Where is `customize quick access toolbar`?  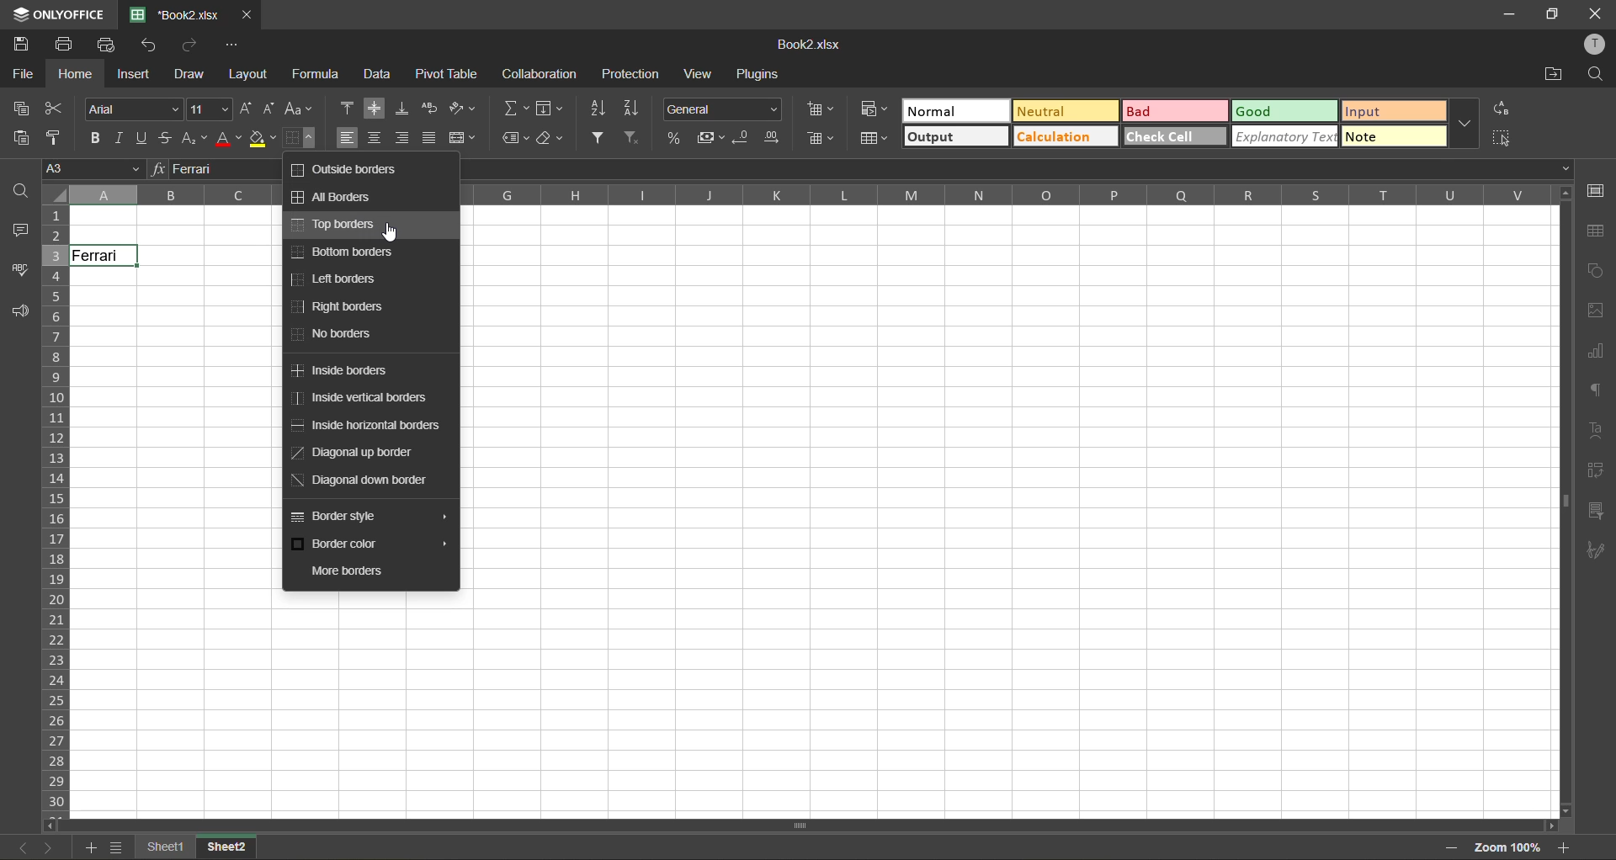
customize quick access toolbar is located at coordinates (233, 45).